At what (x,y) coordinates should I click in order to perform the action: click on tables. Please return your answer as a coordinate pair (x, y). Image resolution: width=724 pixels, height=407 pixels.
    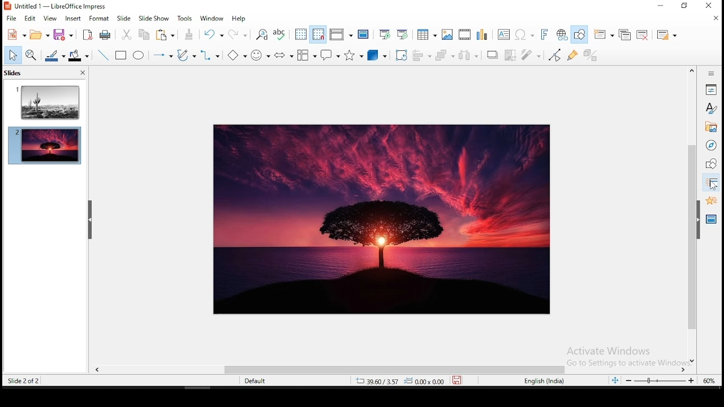
    Looking at the image, I should click on (427, 33).